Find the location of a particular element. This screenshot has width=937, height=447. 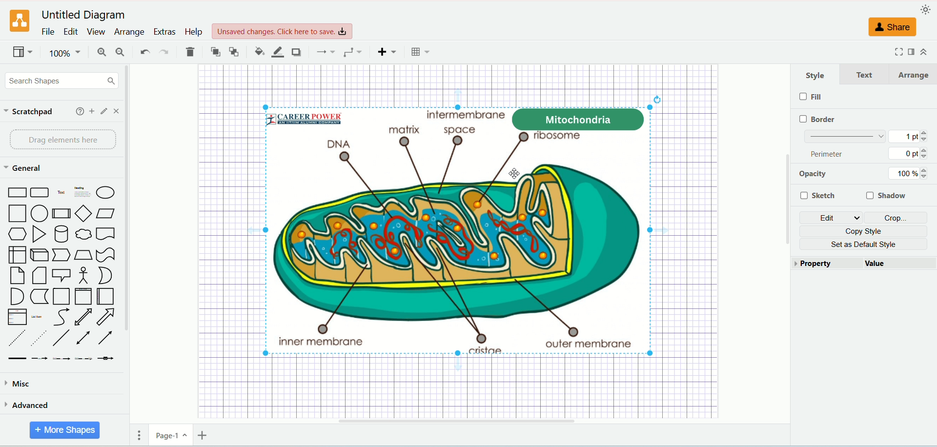

Untitled Diagram is located at coordinates (83, 16).